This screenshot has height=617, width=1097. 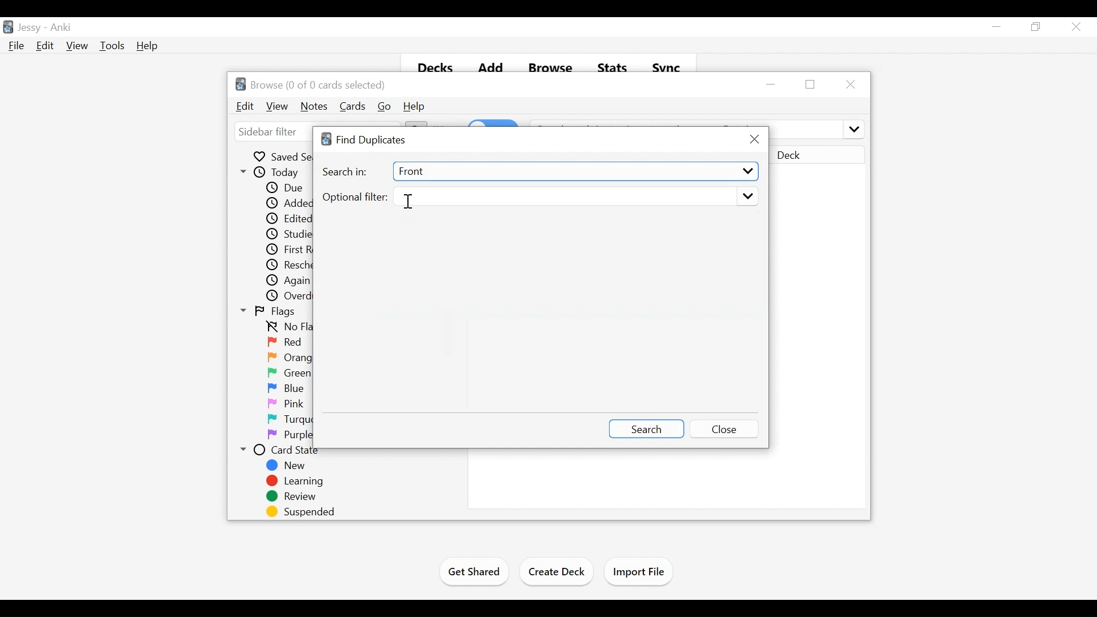 I want to click on Cards, so click(x=354, y=106).